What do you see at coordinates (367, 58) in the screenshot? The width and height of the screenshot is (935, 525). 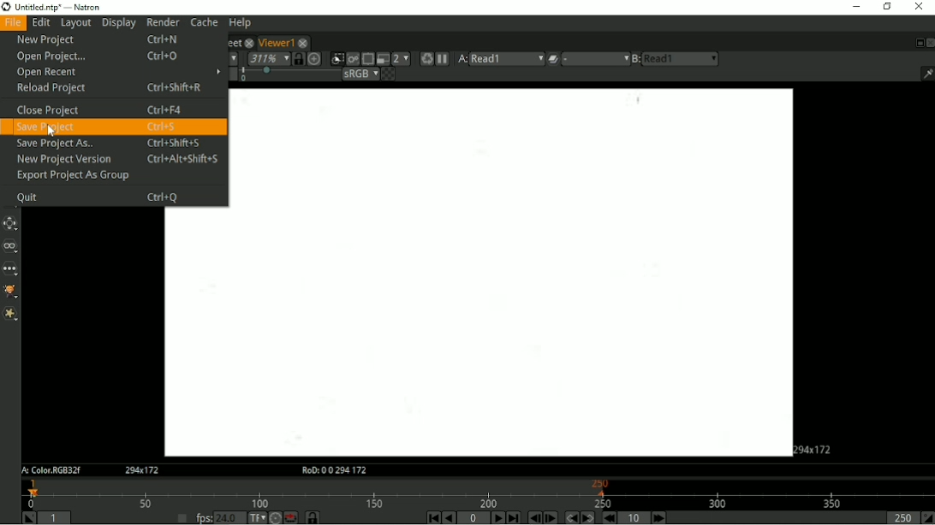 I see `Enables region of interest that limits the portion of the viewer that is kept udpdated ` at bounding box center [367, 58].